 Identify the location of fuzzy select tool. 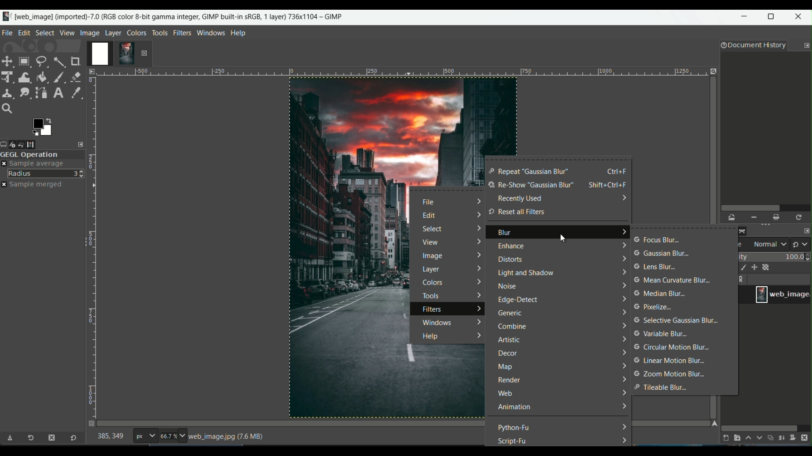
(59, 61).